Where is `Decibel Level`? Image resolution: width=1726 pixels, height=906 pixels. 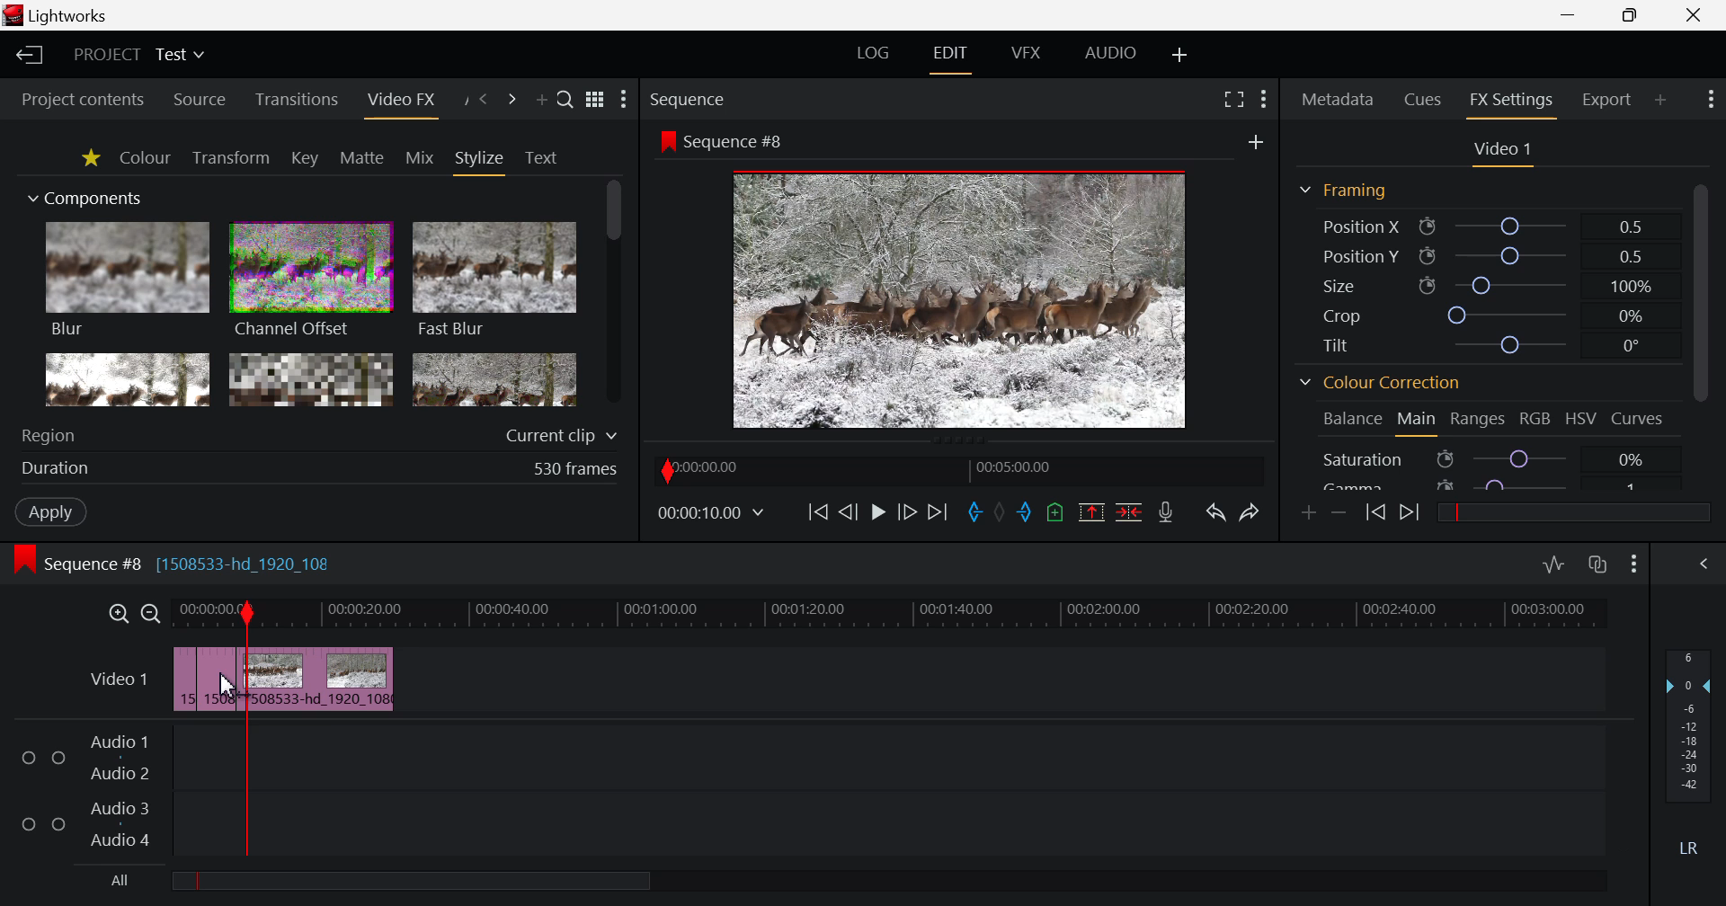 Decibel Level is located at coordinates (1689, 747).